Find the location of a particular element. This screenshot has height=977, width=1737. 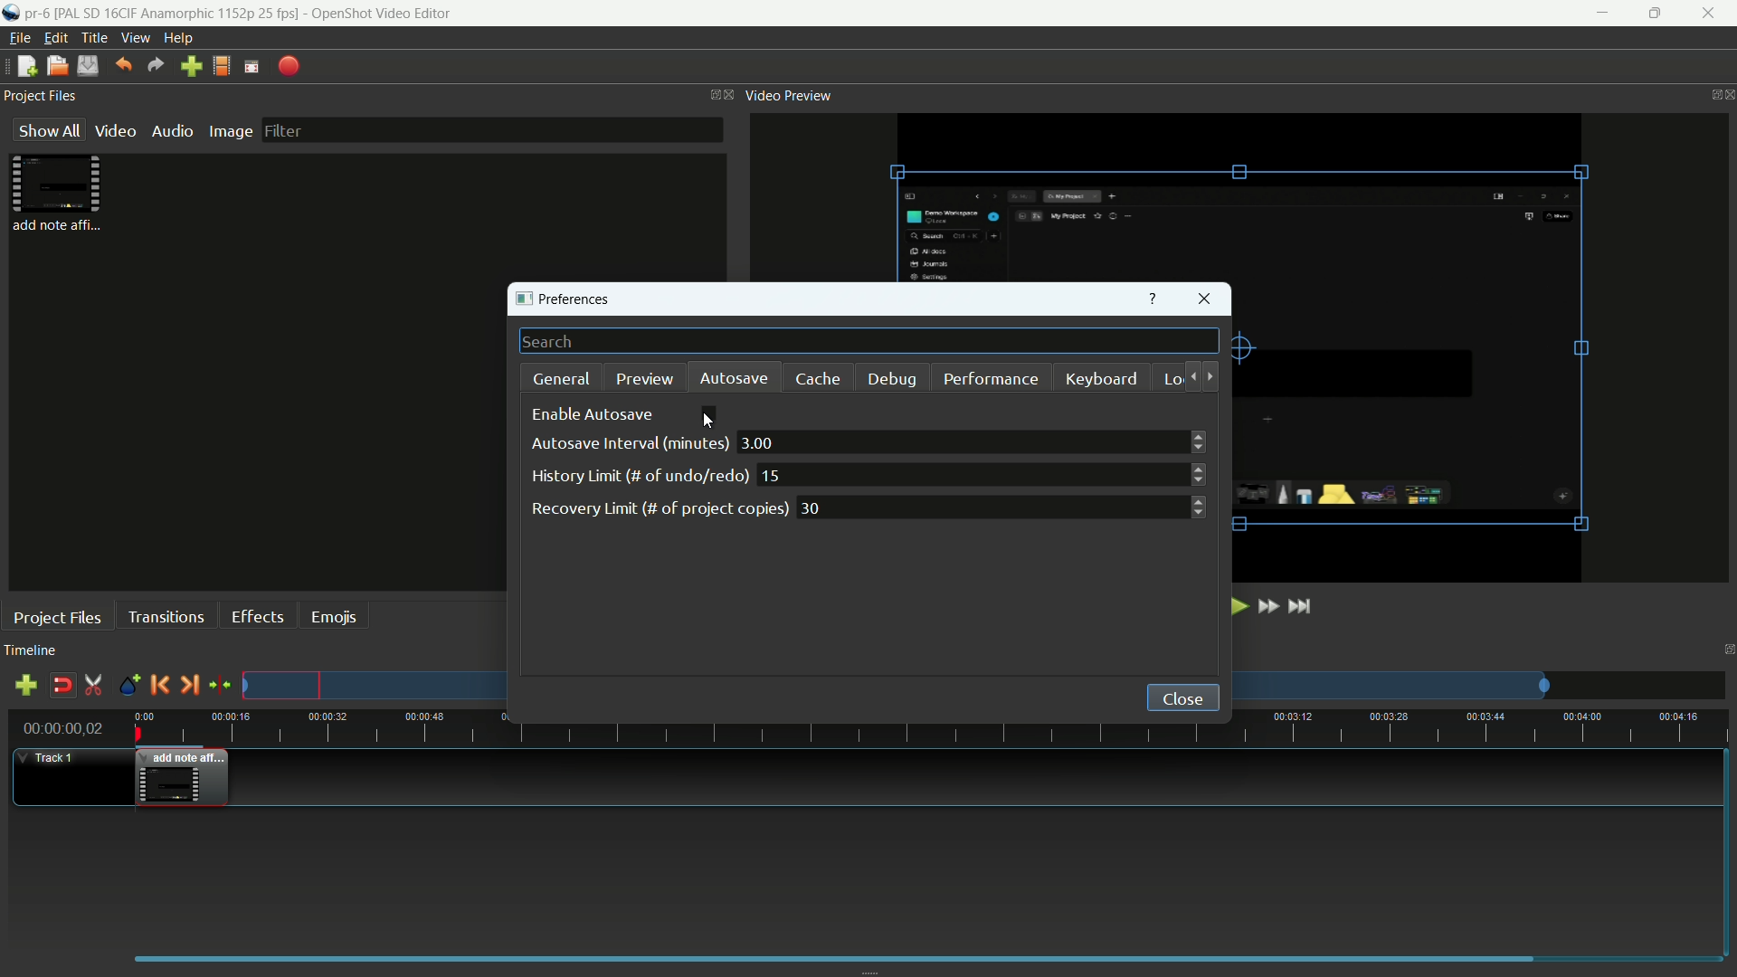

current time is located at coordinates (64, 727).